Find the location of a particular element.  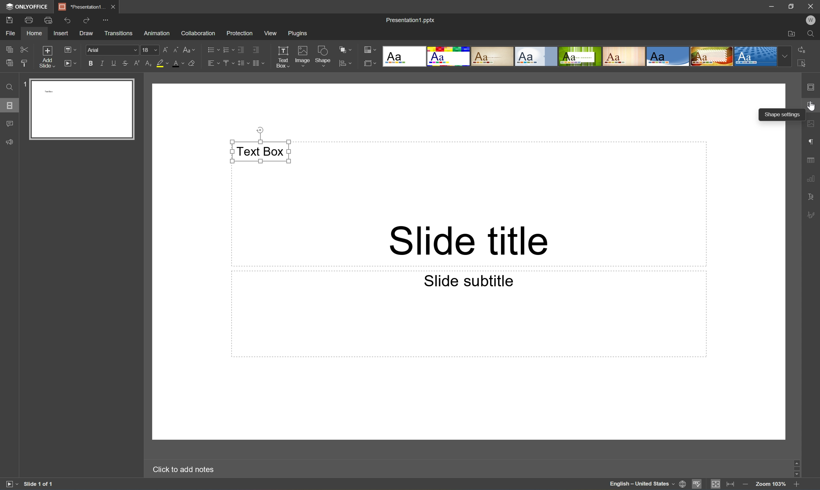

Feedback & Support is located at coordinates (9, 142).